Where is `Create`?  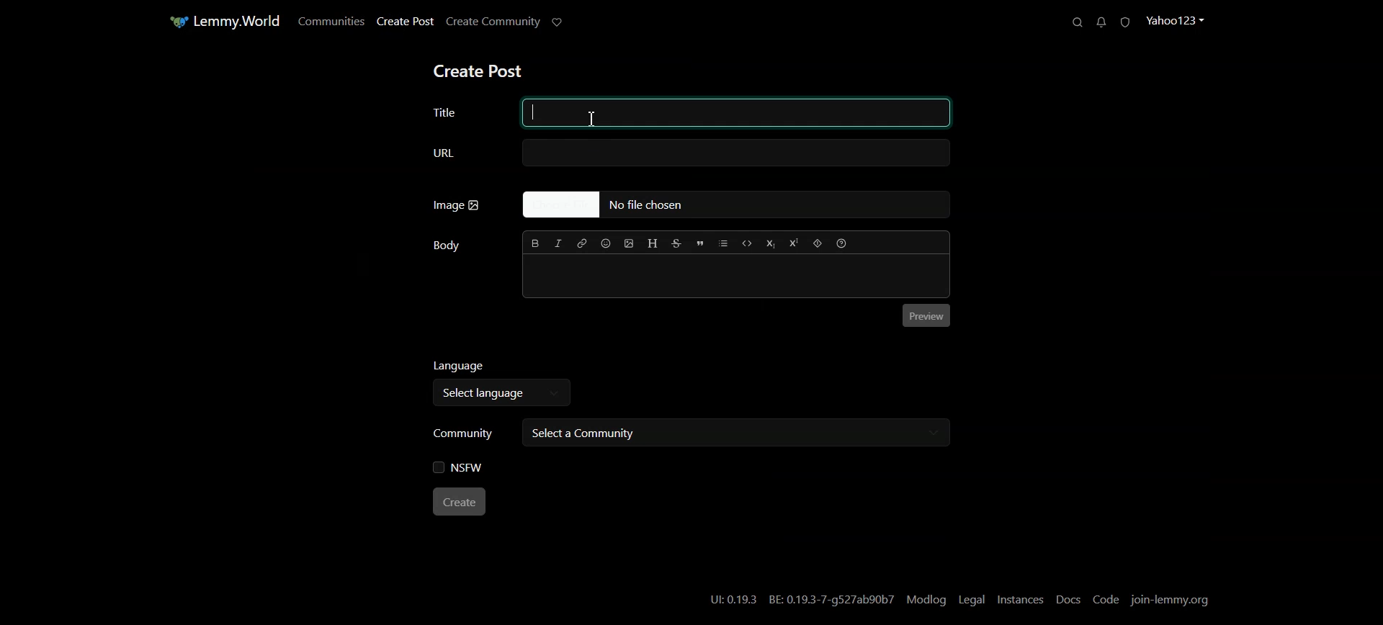
Create is located at coordinates (461, 503).